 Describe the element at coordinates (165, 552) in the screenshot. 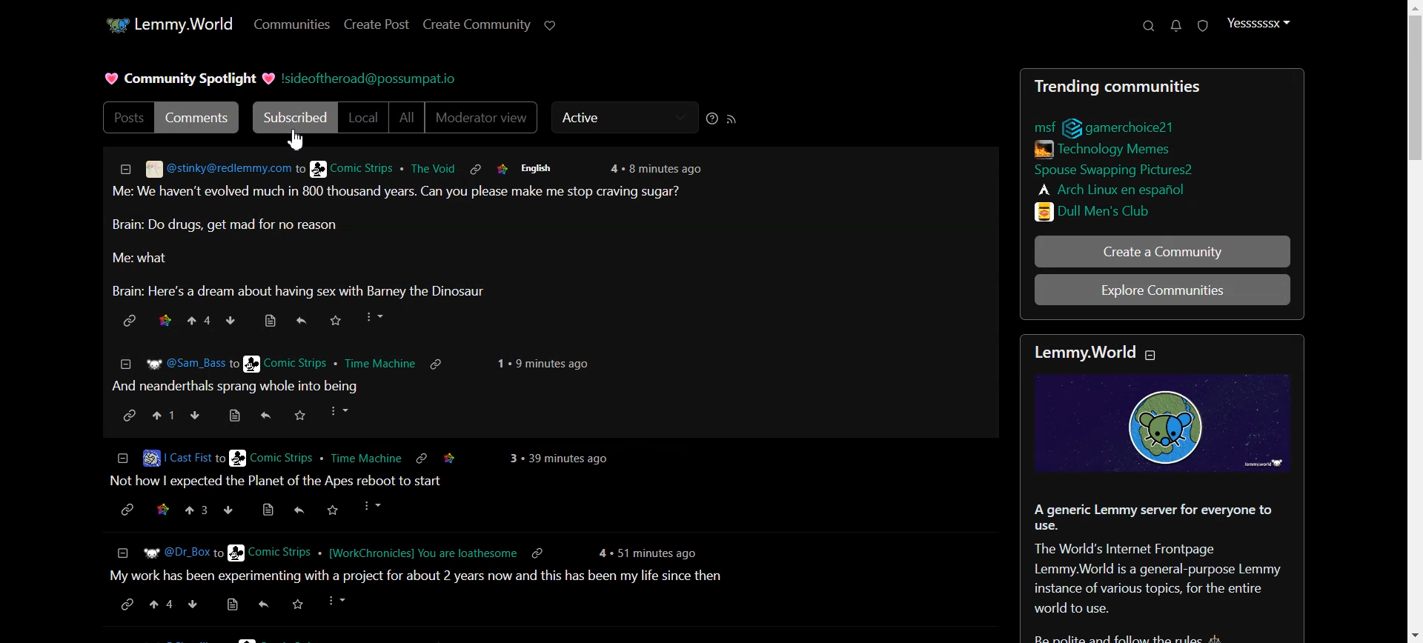

I see `username` at that location.